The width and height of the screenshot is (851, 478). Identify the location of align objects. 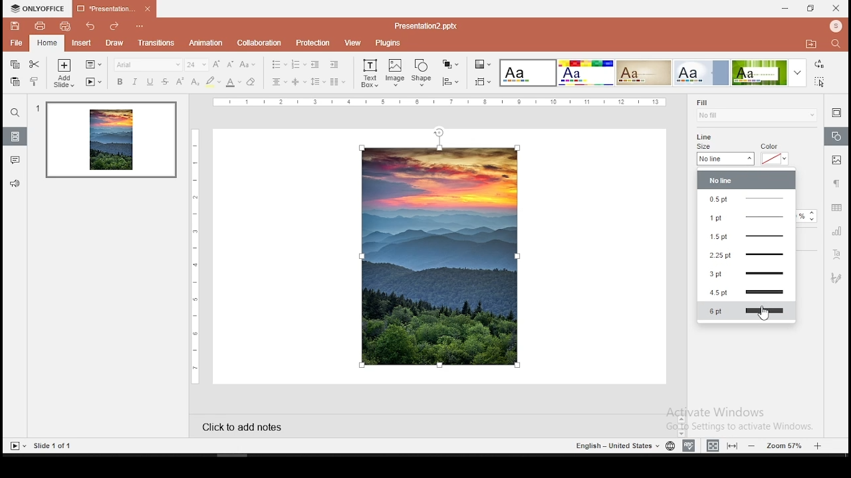
(483, 82).